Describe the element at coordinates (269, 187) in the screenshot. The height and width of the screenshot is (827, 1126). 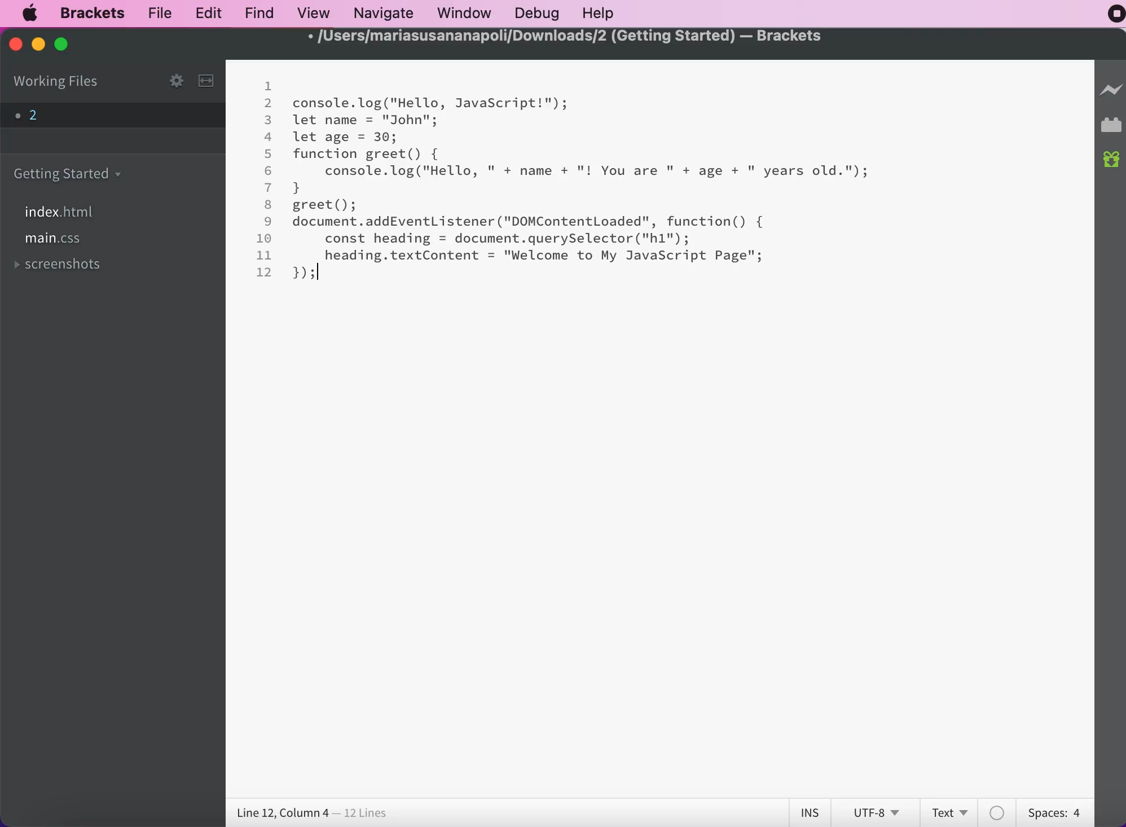
I see `7` at that location.